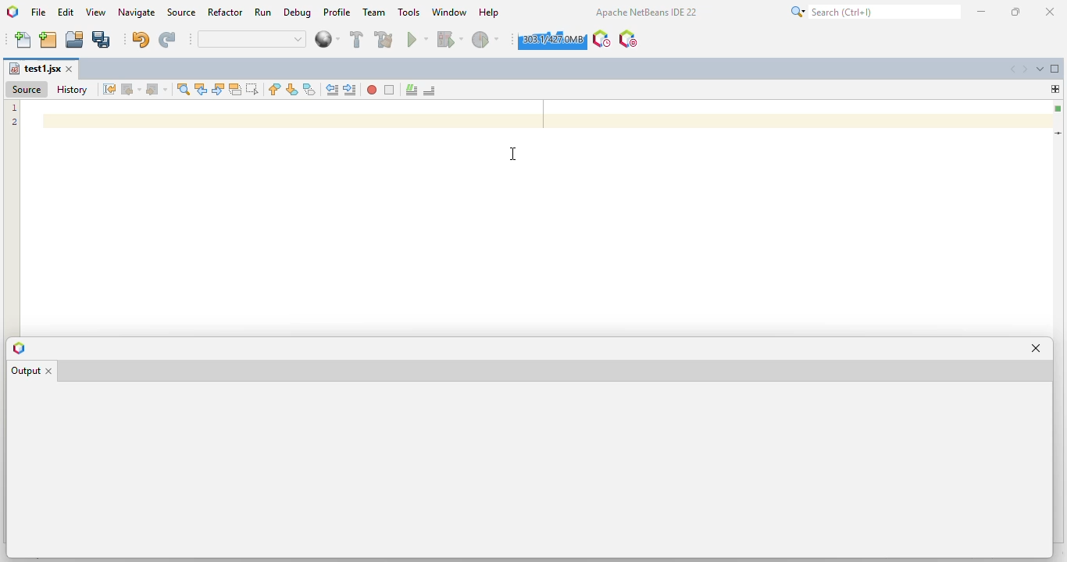 This screenshot has height=562, width=1067. I want to click on new file, so click(23, 40).